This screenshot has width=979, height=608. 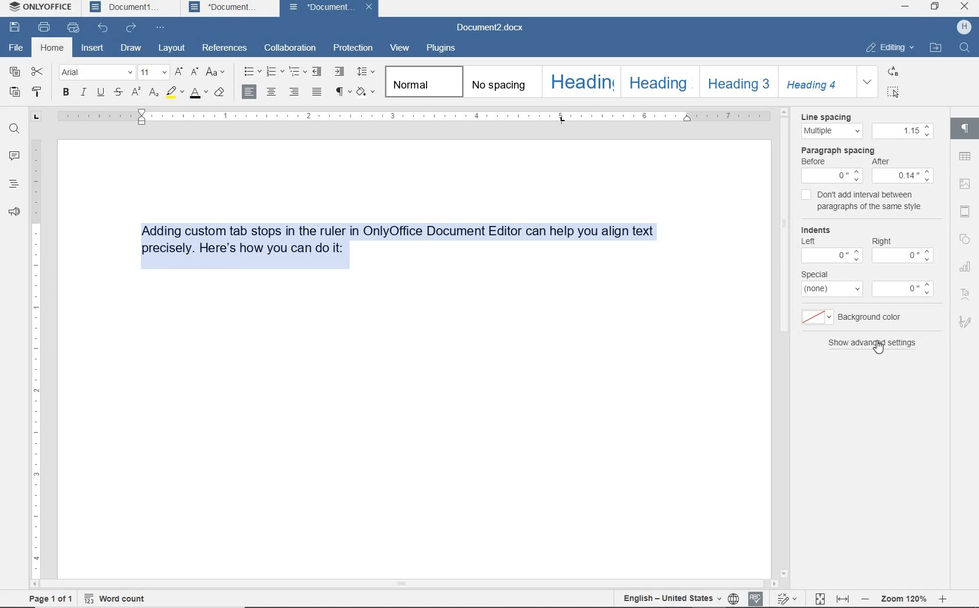 What do you see at coordinates (827, 115) in the screenshot?
I see `Line spacing` at bounding box center [827, 115].